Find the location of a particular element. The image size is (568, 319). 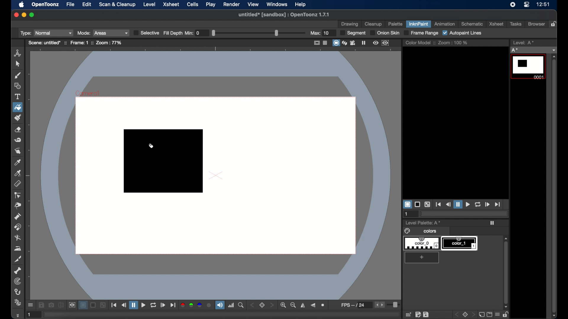

level 0001 is located at coordinates (529, 67).